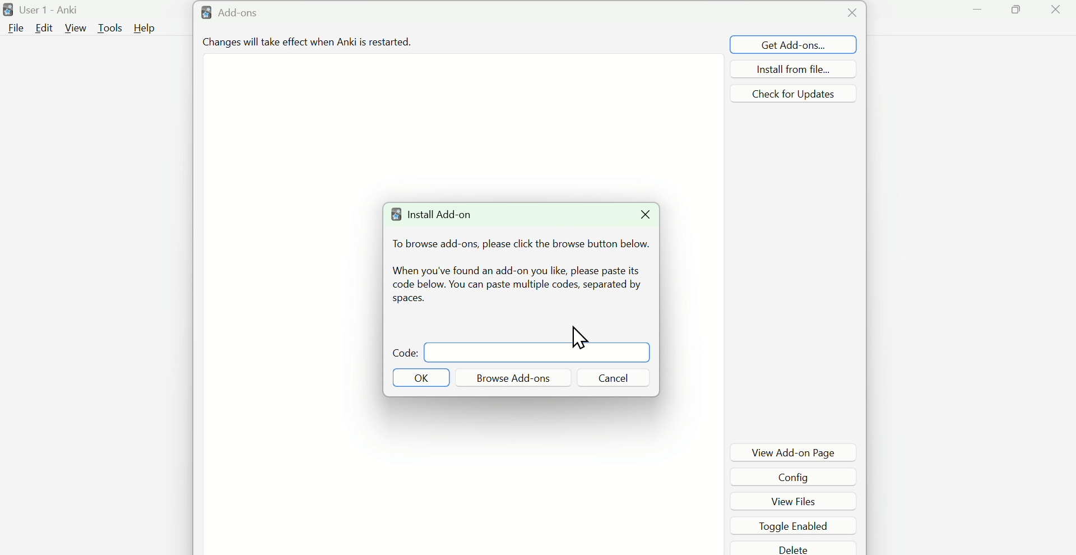 The height and width of the screenshot is (555, 1076). What do you see at coordinates (794, 44) in the screenshot?
I see `Get add Ons` at bounding box center [794, 44].